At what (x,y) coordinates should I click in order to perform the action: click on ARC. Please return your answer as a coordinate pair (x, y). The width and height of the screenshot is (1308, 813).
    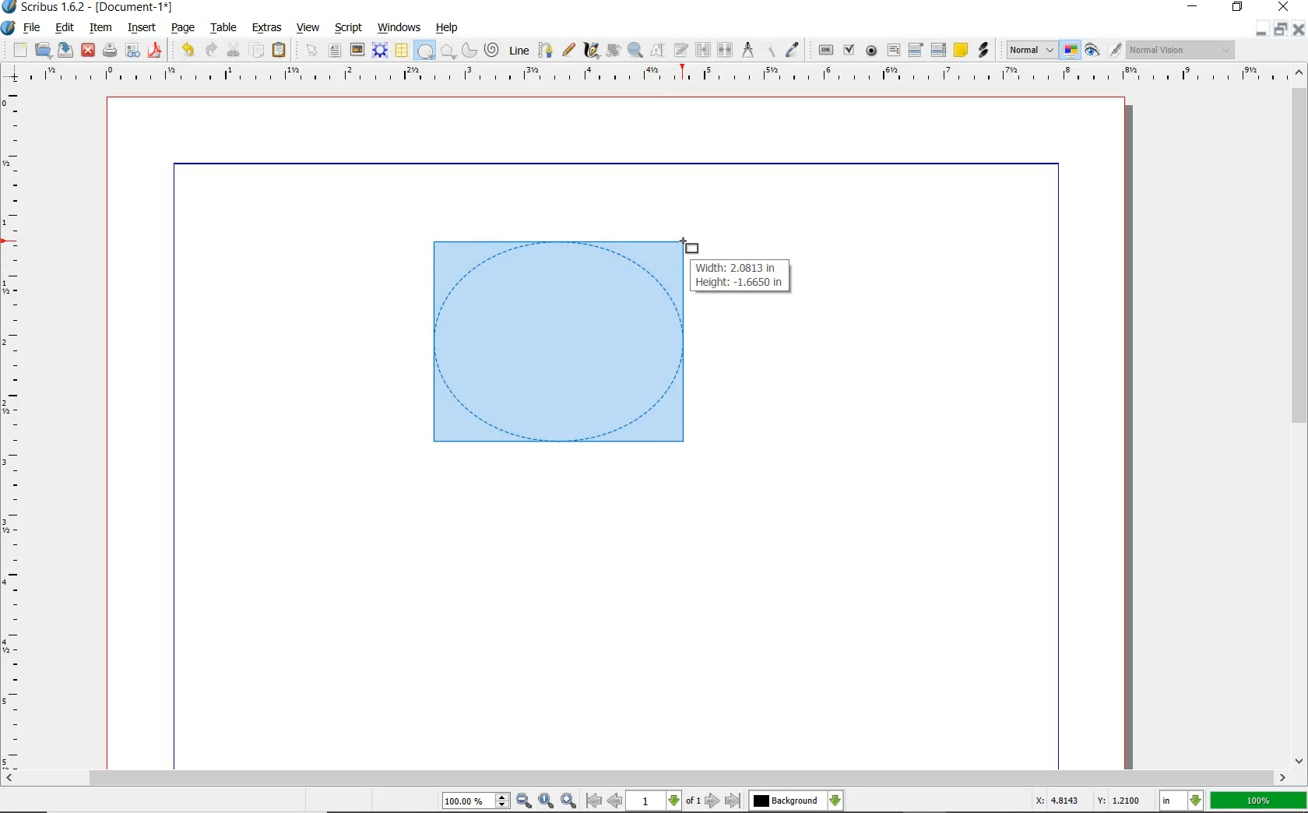
    Looking at the image, I should click on (468, 51).